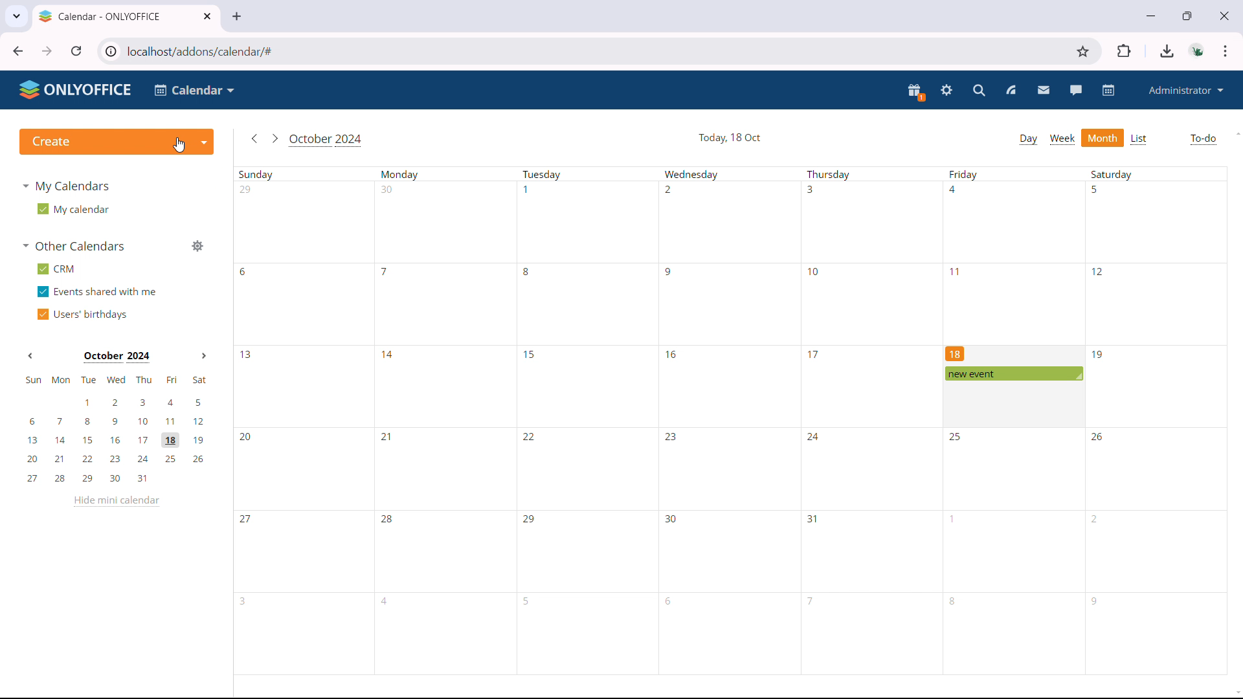 Image resolution: width=1243 pixels, height=699 pixels. I want to click on 22, so click(530, 437).